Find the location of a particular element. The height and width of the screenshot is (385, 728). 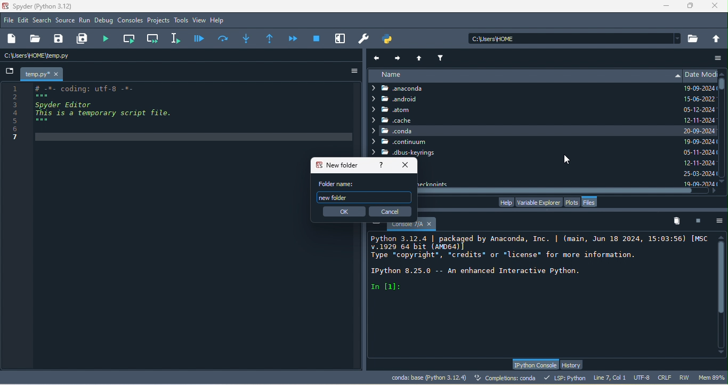

men 91% is located at coordinates (713, 377).